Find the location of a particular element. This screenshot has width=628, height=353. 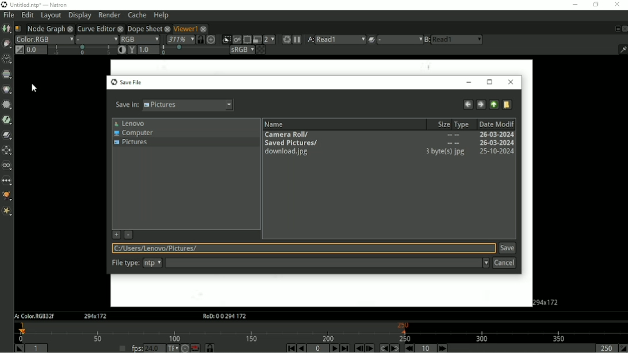

Enables region of interest that limits the portion of the viewer that is kept udpdated  is located at coordinates (247, 39).